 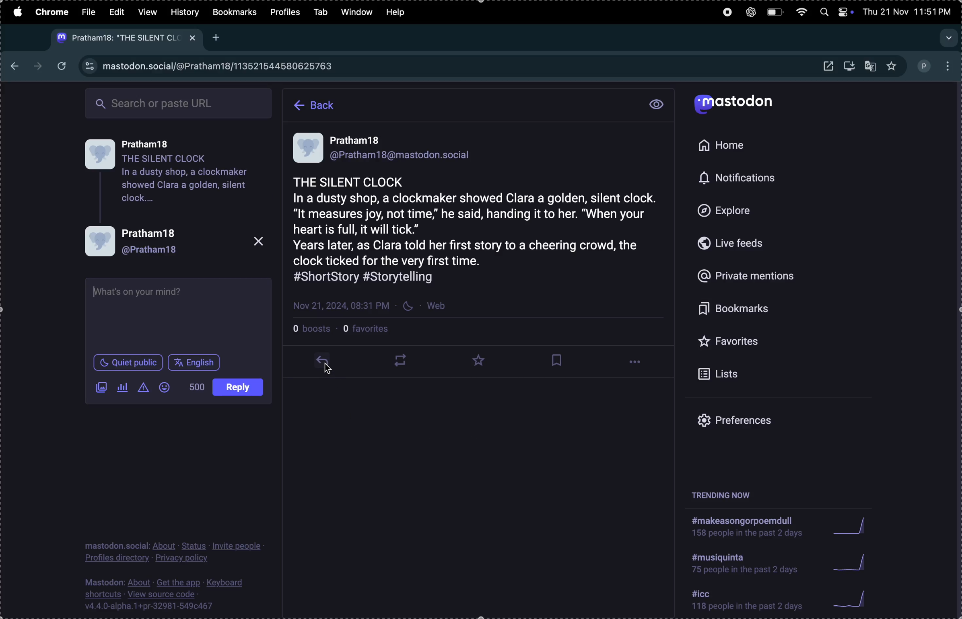 What do you see at coordinates (124, 386) in the screenshot?
I see `pole` at bounding box center [124, 386].